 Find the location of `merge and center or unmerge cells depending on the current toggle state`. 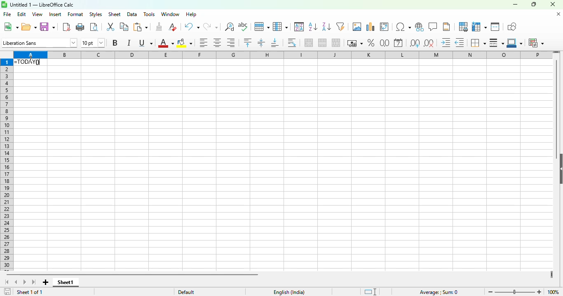

merge and center or unmerge cells depending on the current toggle state is located at coordinates (309, 43).